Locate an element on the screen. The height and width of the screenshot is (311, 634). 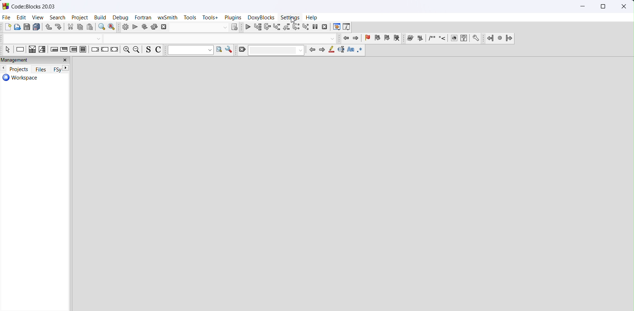
maximize is located at coordinates (602, 7).